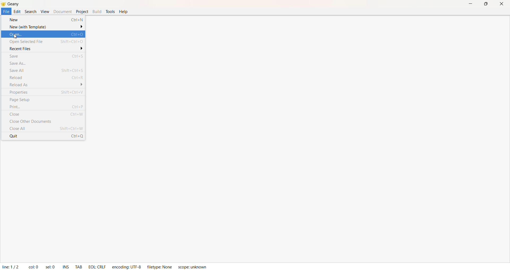  I want to click on help, so click(125, 11).